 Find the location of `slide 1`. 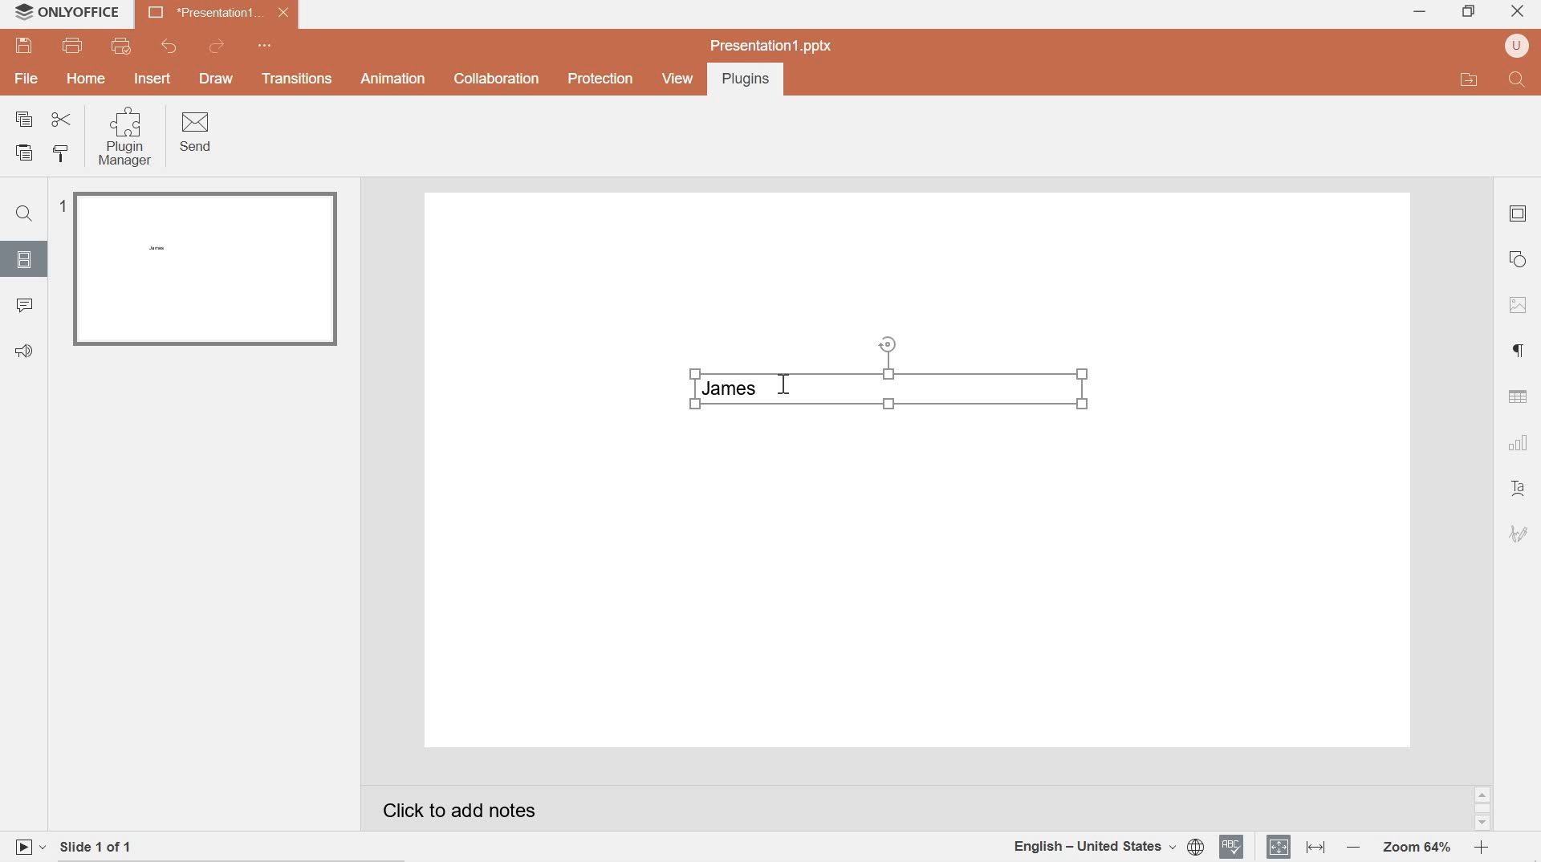

slide 1 is located at coordinates (201, 269).